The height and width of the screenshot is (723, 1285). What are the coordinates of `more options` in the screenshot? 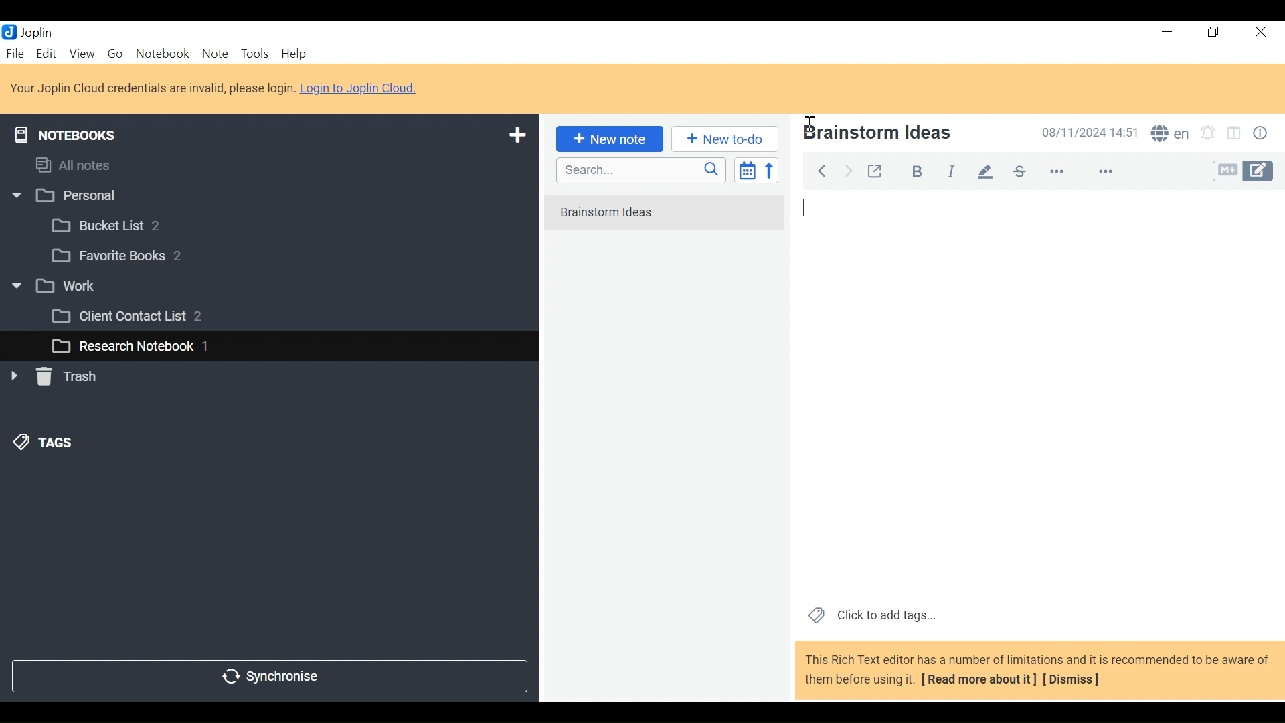 It's located at (1065, 172).